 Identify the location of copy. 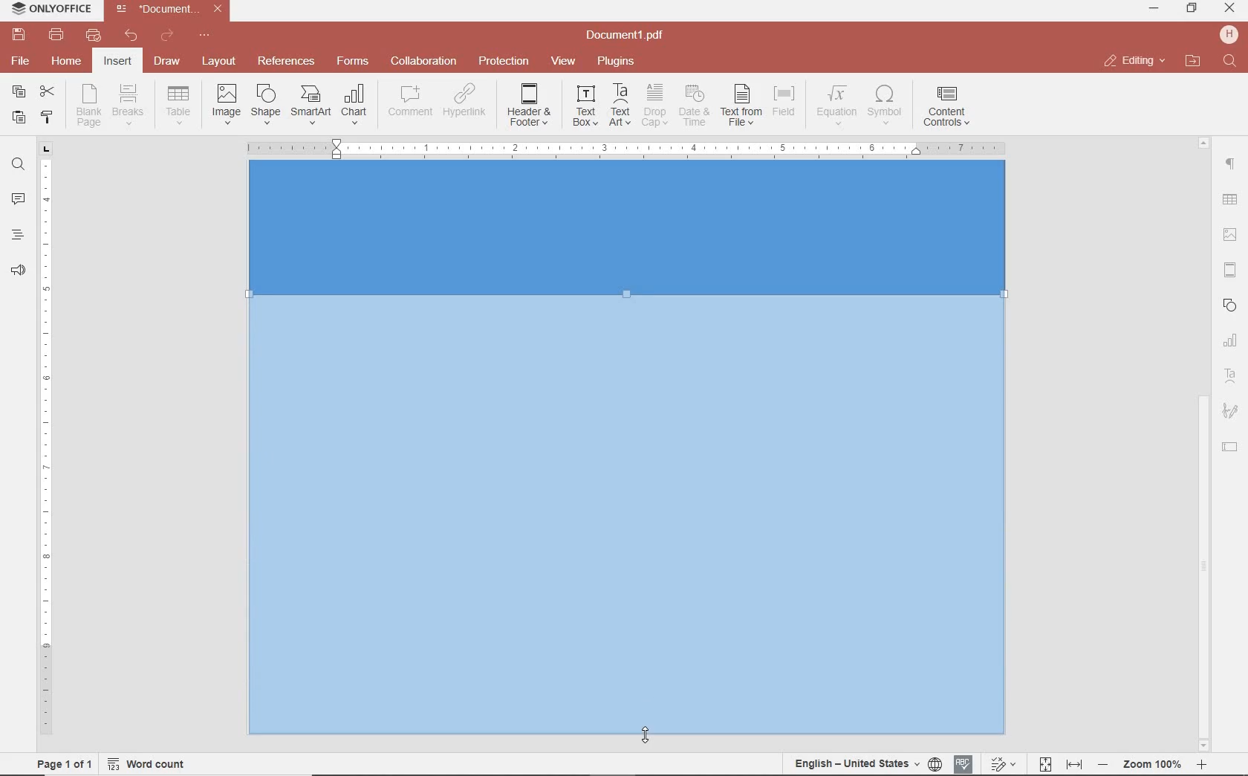
(19, 93).